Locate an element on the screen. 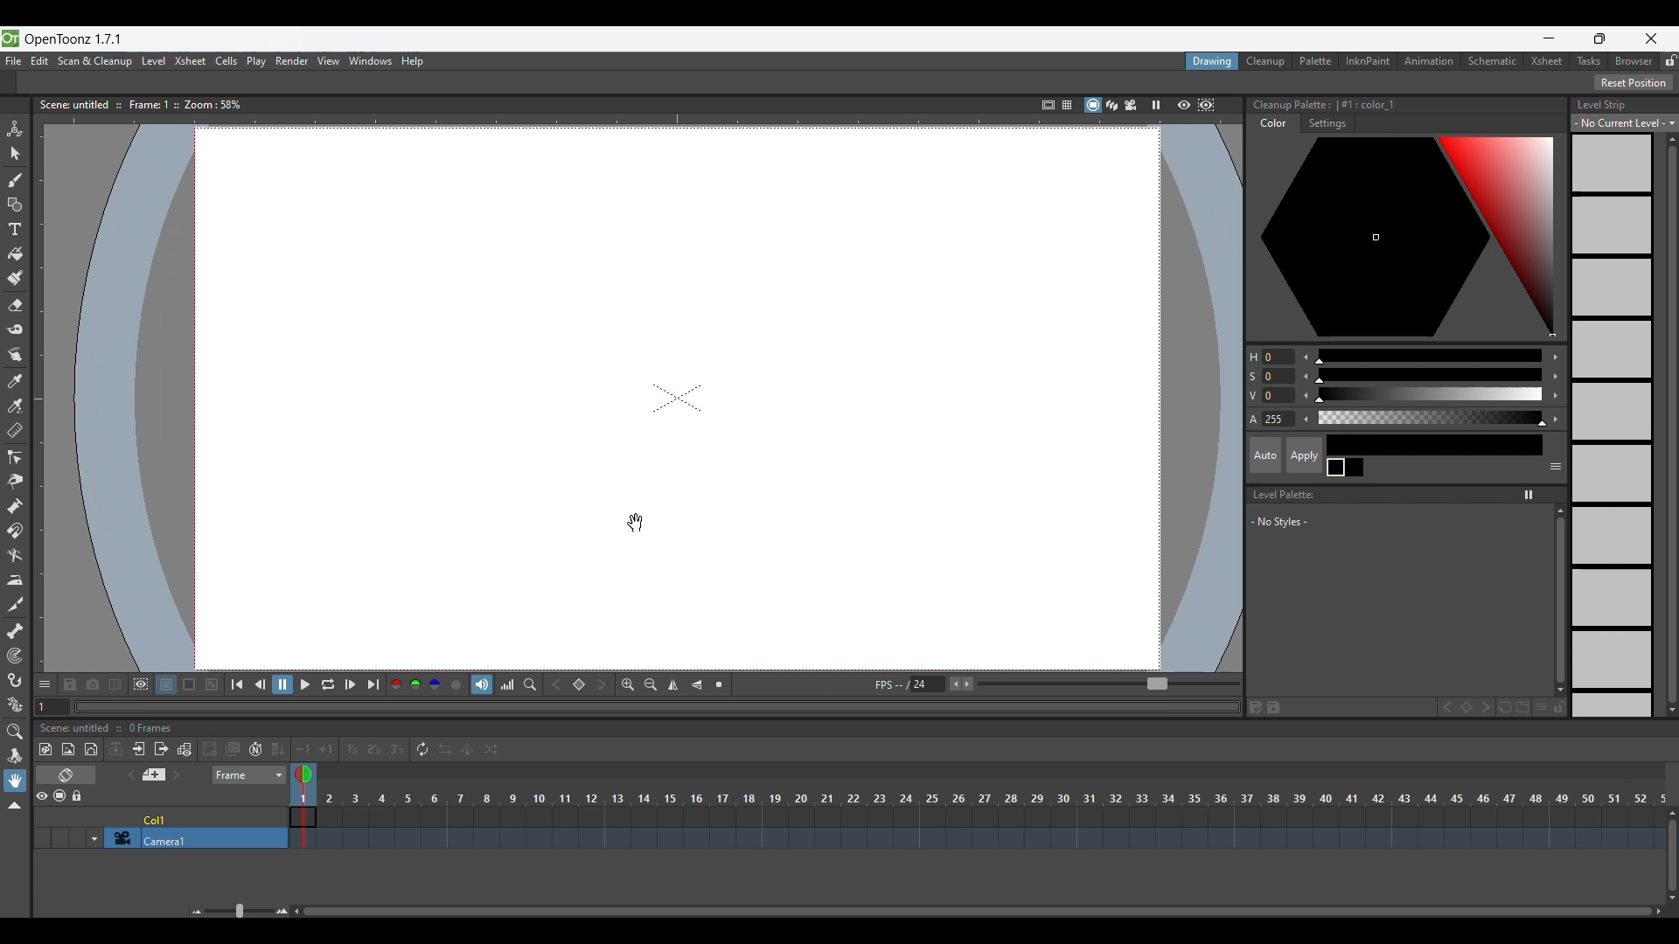  Previous key is located at coordinates (1439, 707).